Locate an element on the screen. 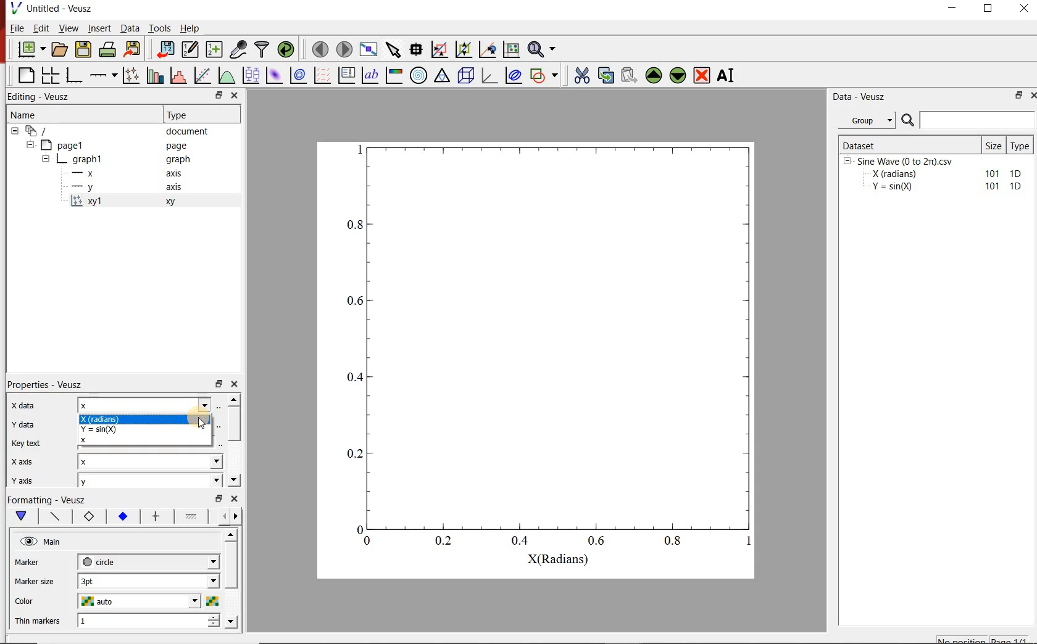  move down is located at coordinates (678, 76).